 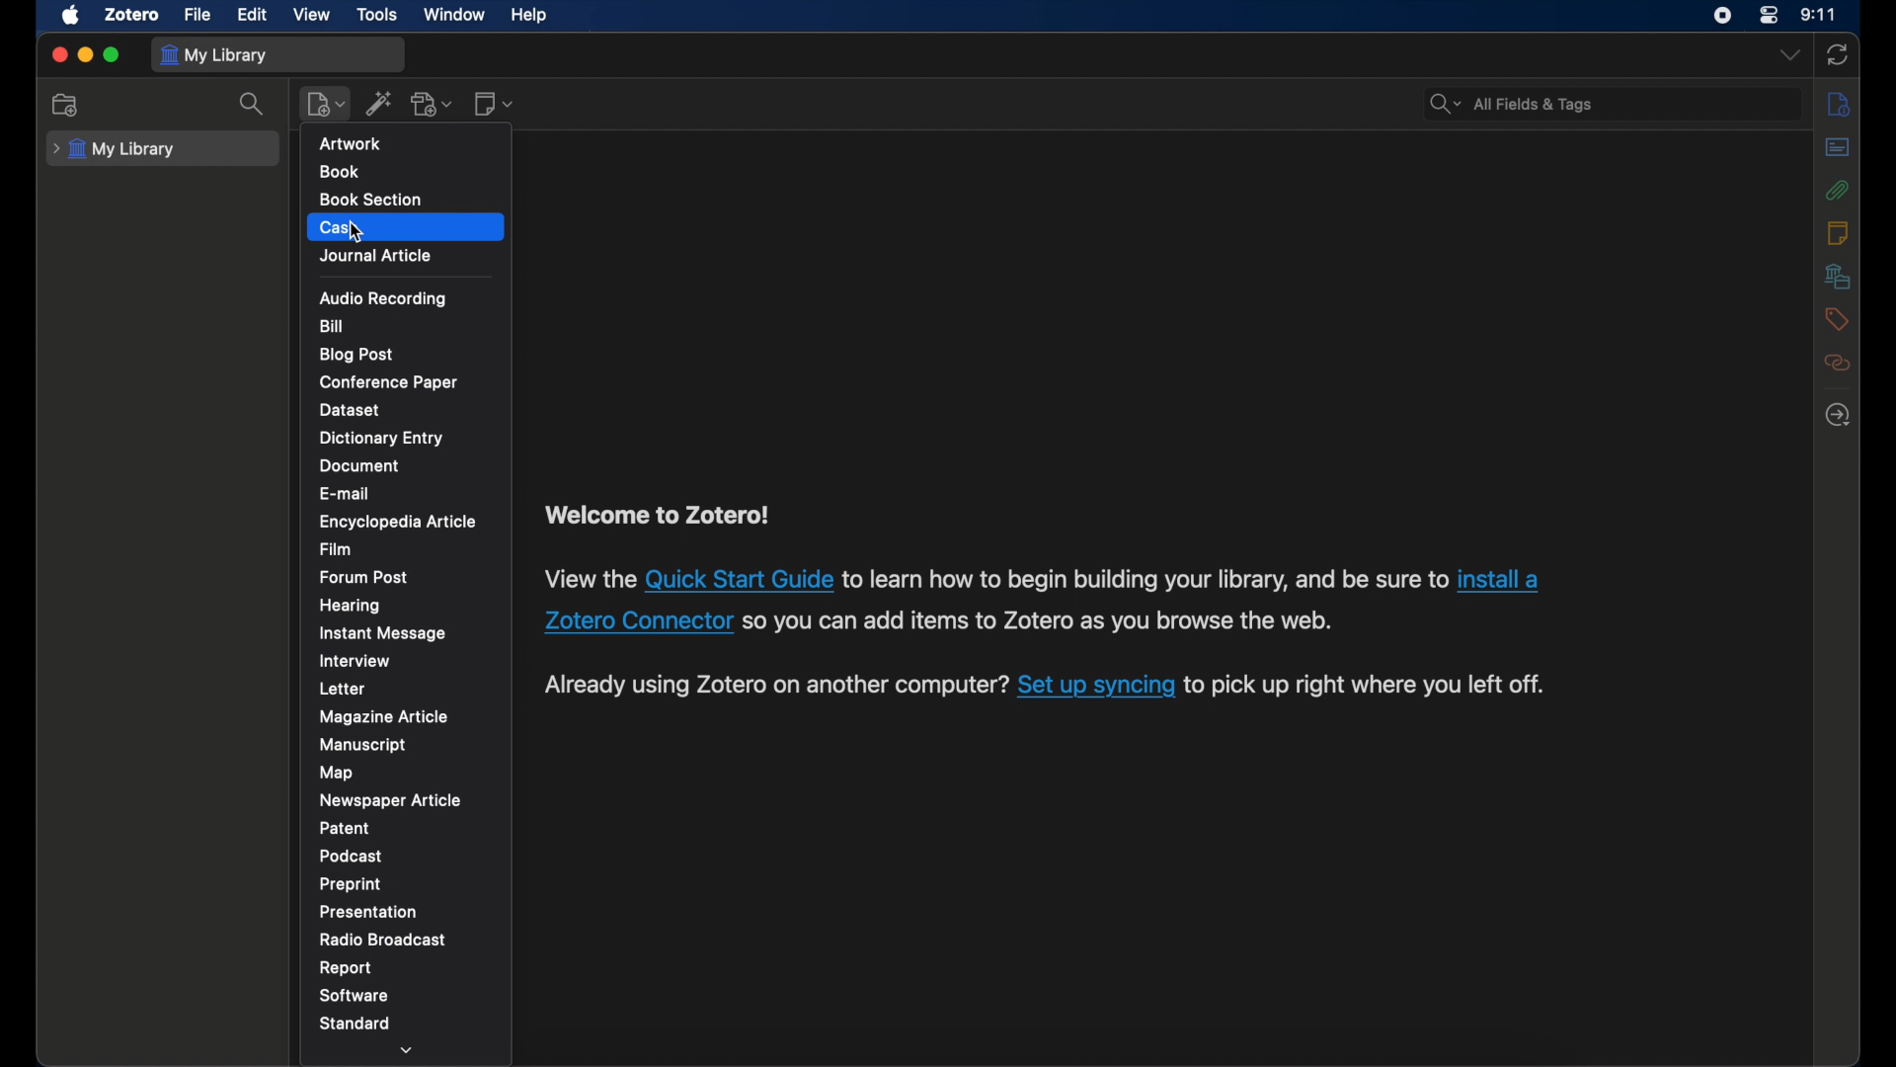 What do you see at coordinates (384, 438) in the screenshot?
I see `dictionary entry` at bounding box center [384, 438].